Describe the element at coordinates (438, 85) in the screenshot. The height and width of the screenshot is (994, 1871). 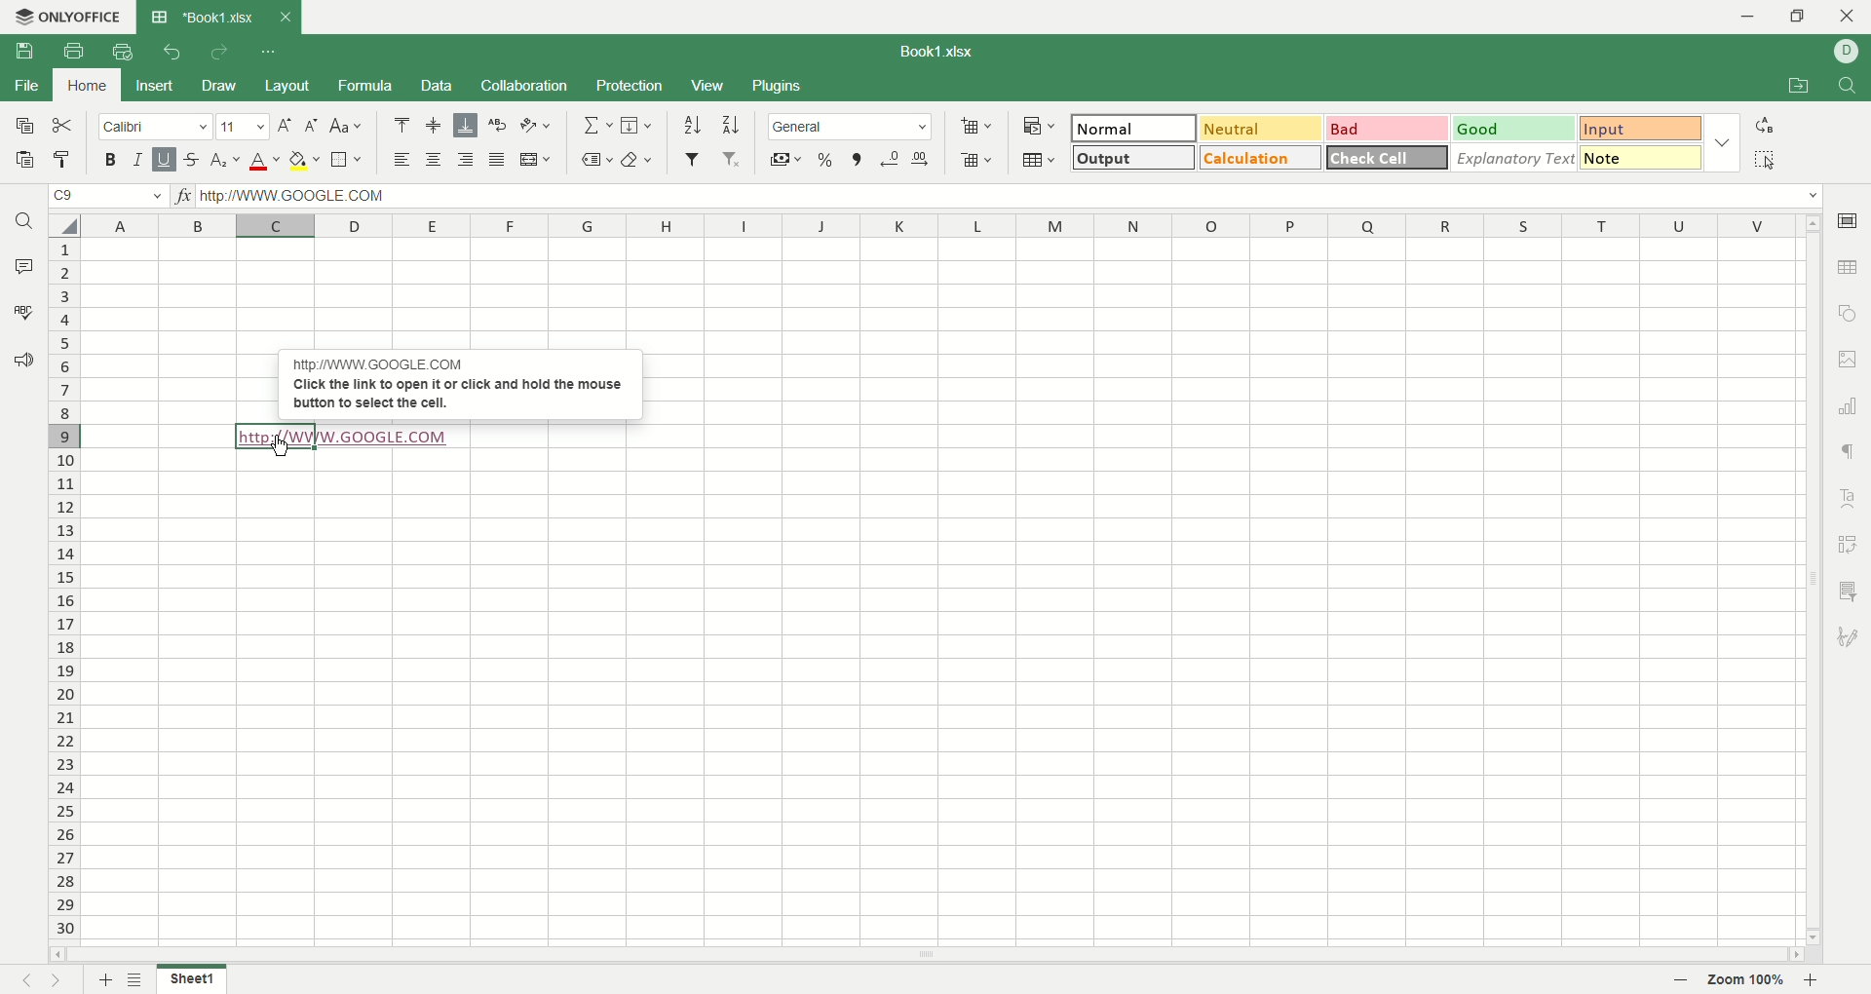
I see `data` at that location.